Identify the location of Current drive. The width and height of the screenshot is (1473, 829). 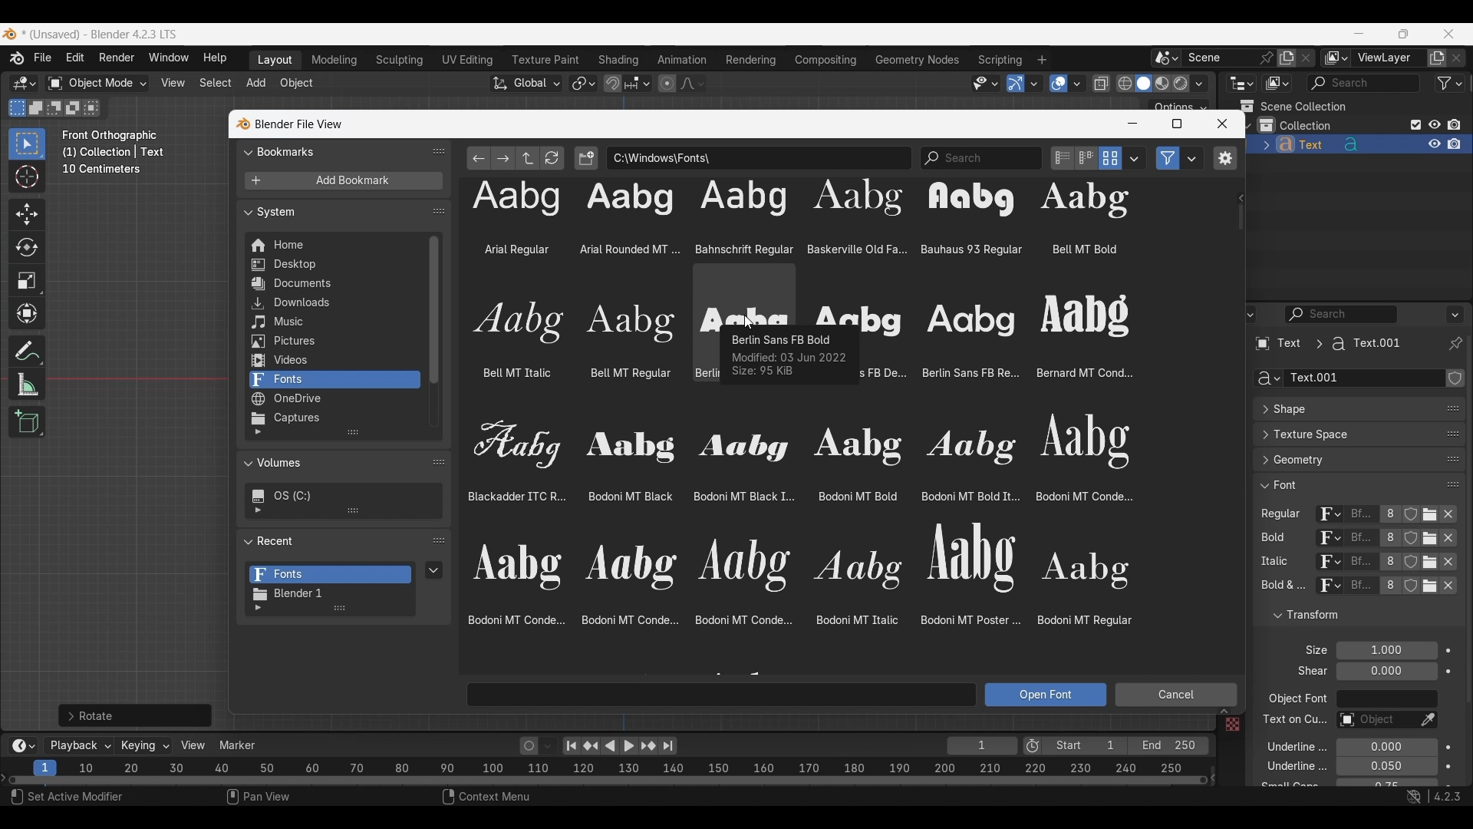
(338, 496).